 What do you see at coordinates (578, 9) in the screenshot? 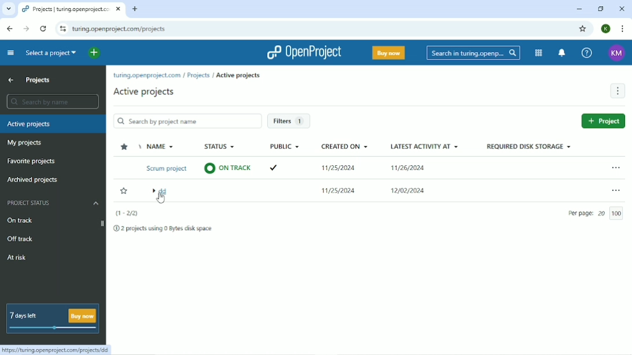
I see `Minimize` at bounding box center [578, 9].